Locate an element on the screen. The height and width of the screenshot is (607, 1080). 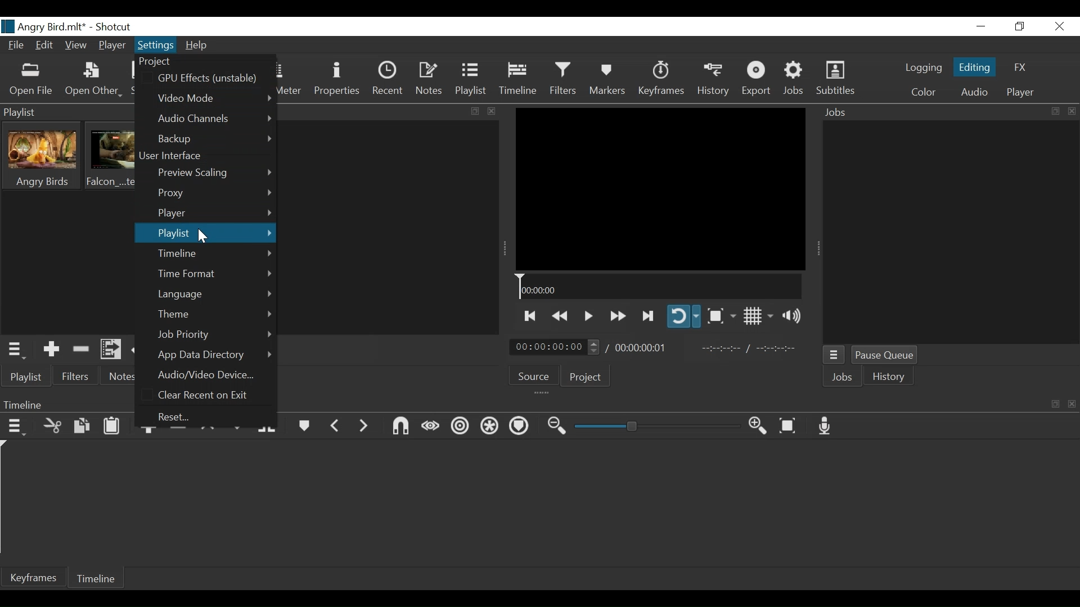
Audio/Video Device is located at coordinates (211, 374).